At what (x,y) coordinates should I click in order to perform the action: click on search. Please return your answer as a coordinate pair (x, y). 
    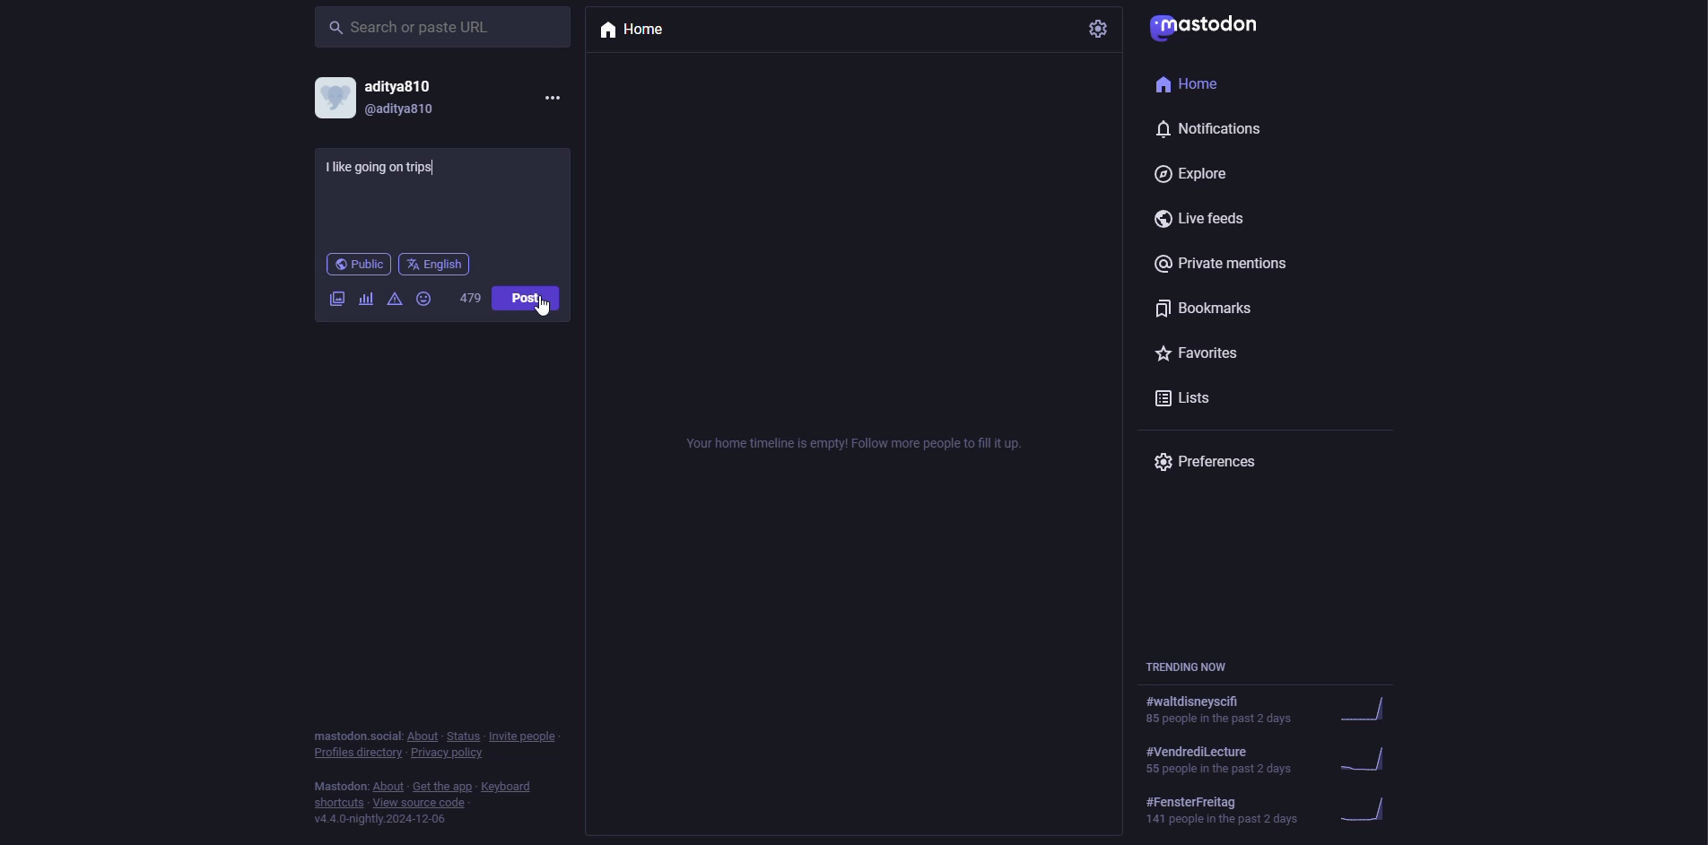
    Looking at the image, I should click on (414, 29).